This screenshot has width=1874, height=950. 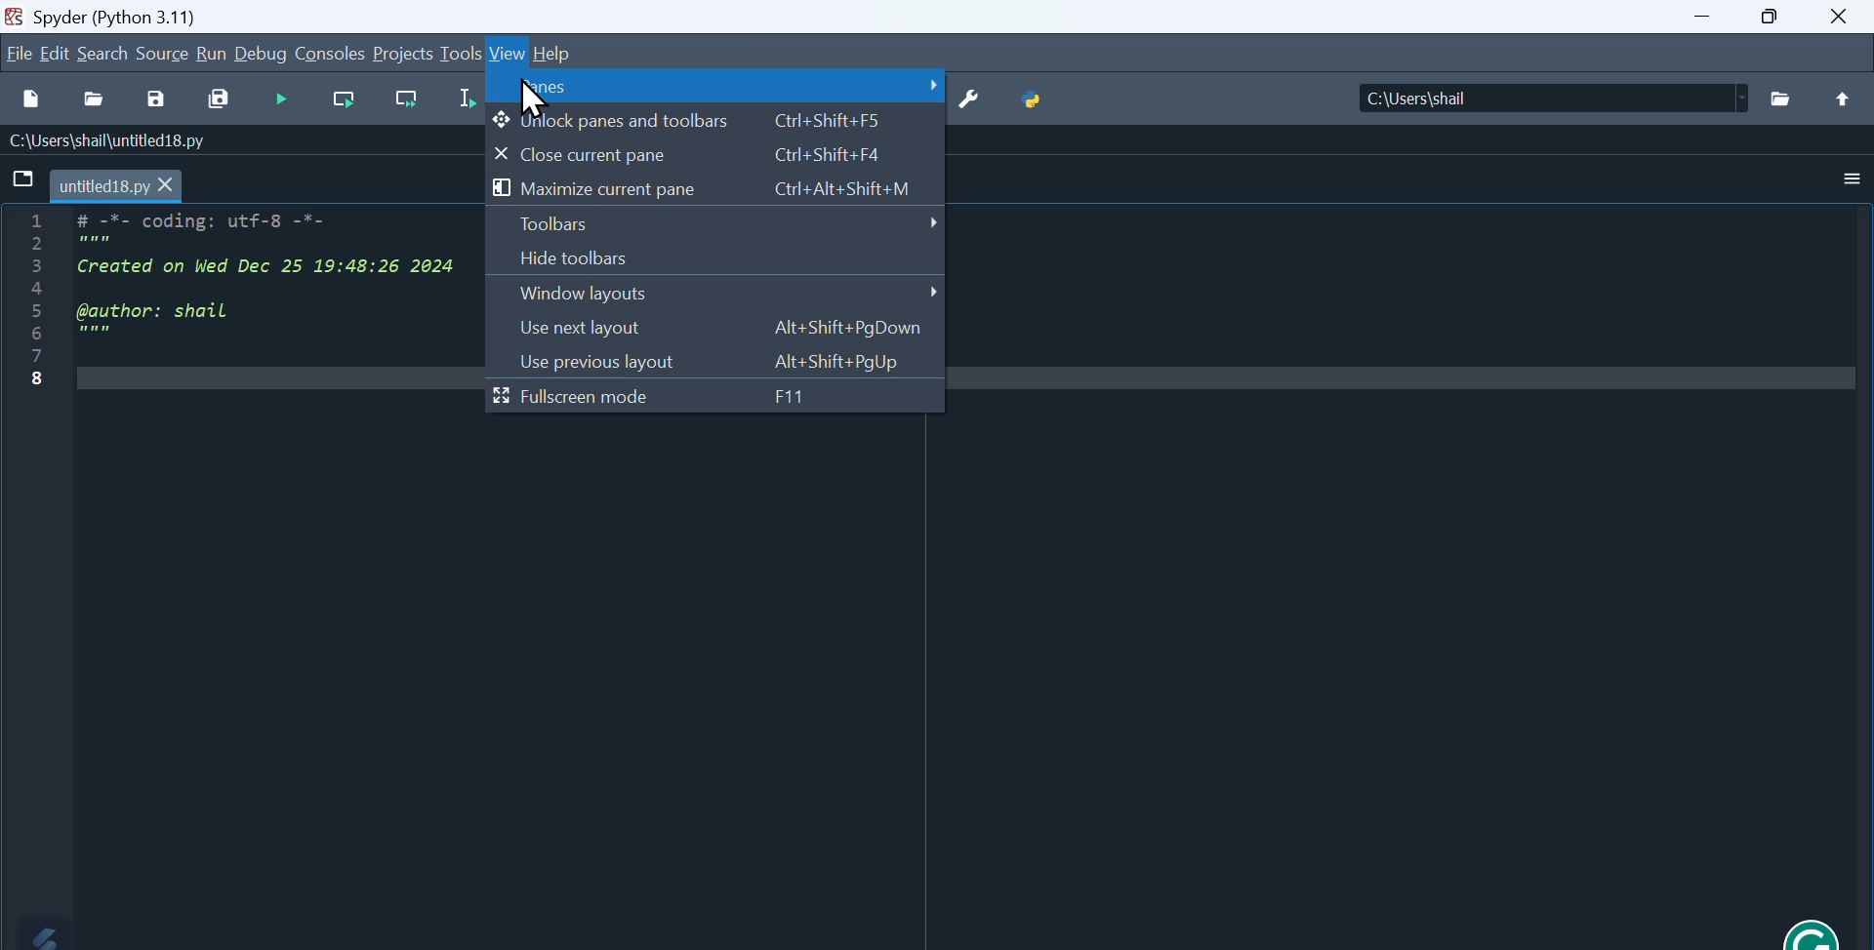 I want to click on Debug, so click(x=263, y=53).